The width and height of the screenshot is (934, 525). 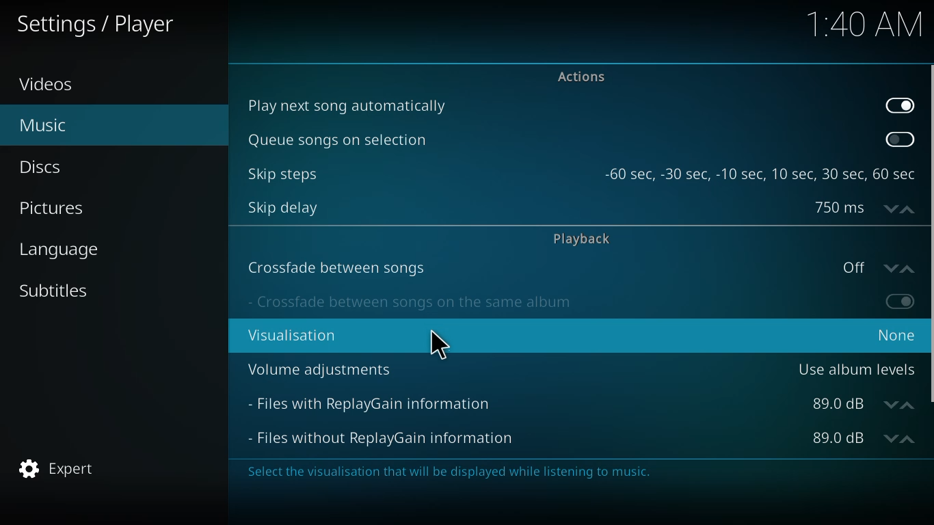 What do you see at coordinates (56, 469) in the screenshot?
I see `expert` at bounding box center [56, 469].